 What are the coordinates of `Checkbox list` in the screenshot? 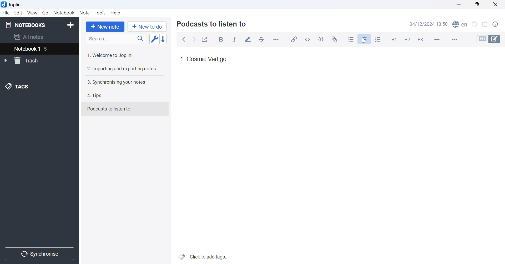 It's located at (378, 39).